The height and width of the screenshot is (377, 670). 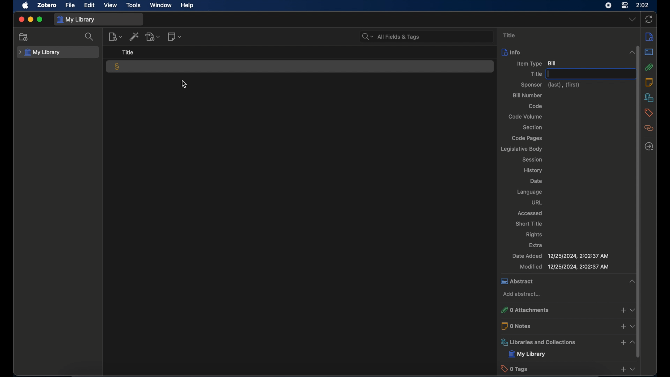 I want to click on add attachment, so click(x=153, y=36).